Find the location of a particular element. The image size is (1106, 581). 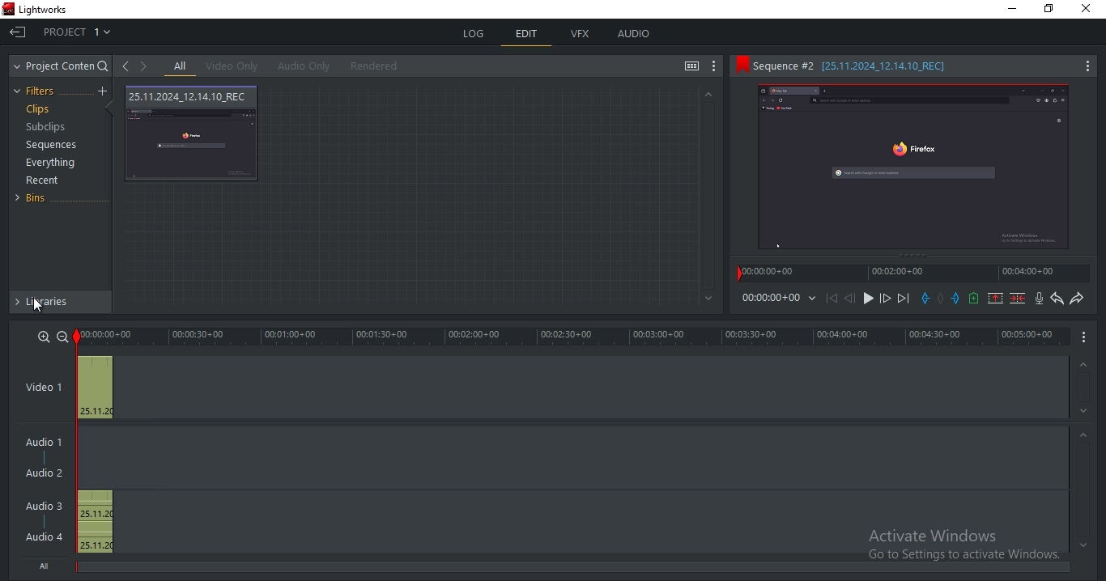

all is located at coordinates (46, 565).